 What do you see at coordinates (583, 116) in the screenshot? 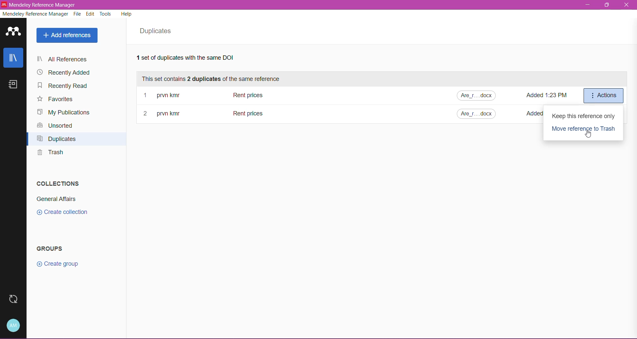
I see `Keep this reference only` at bounding box center [583, 116].